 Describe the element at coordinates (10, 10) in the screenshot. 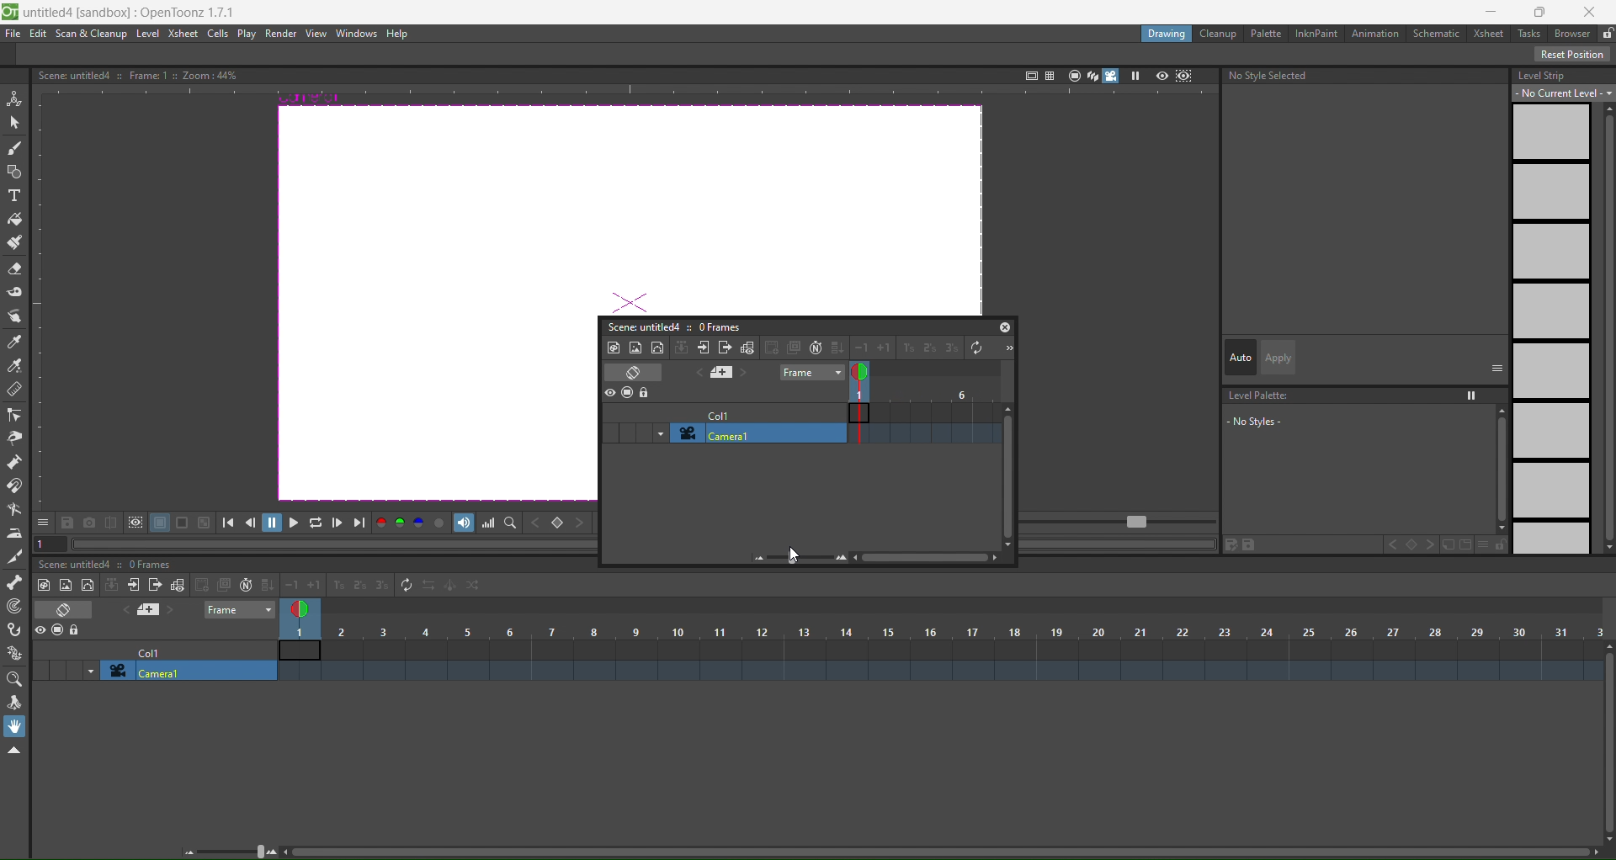

I see `logo` at that location.